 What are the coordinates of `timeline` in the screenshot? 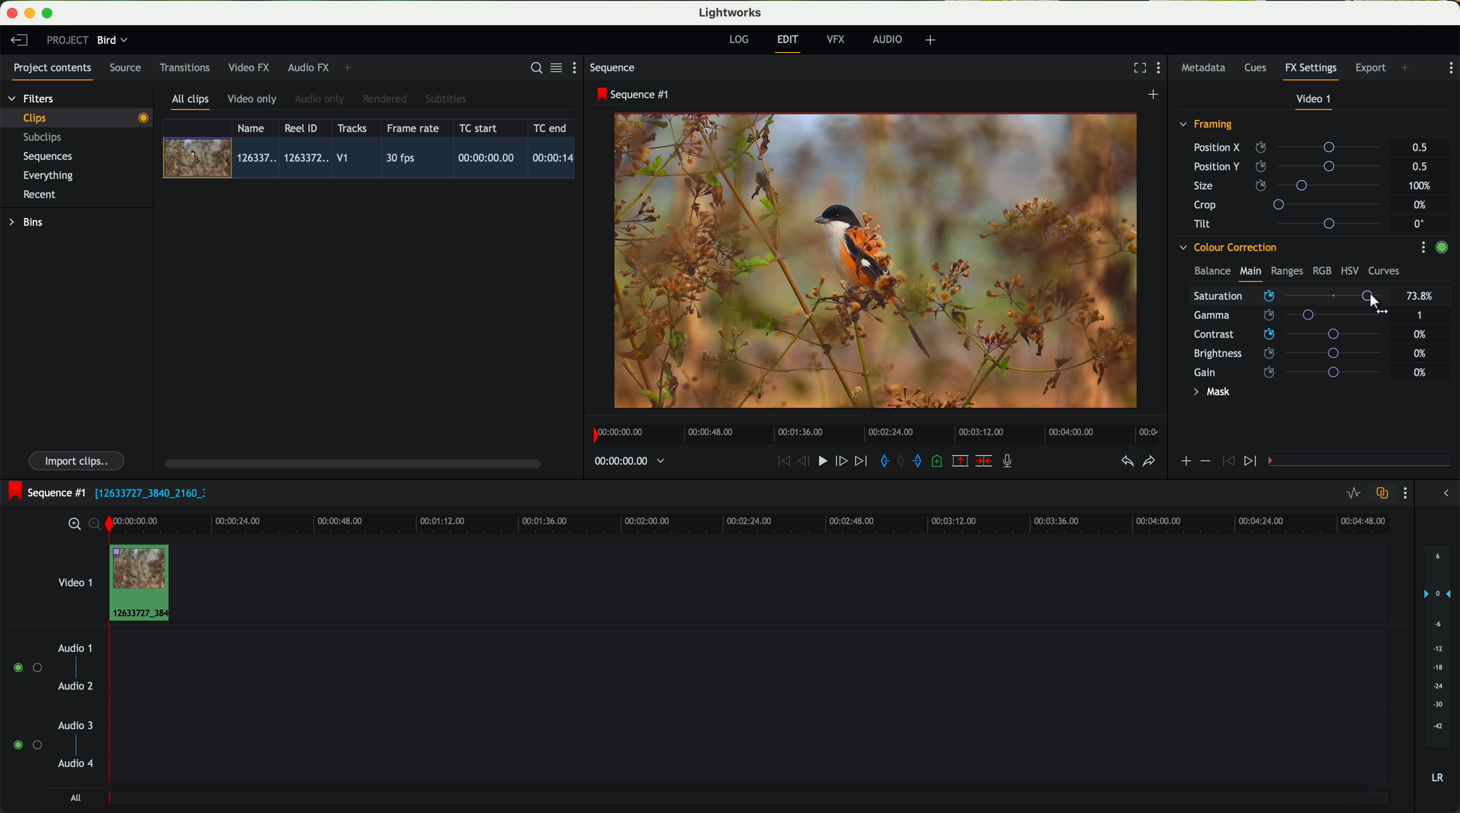 It's located at (872, 431).